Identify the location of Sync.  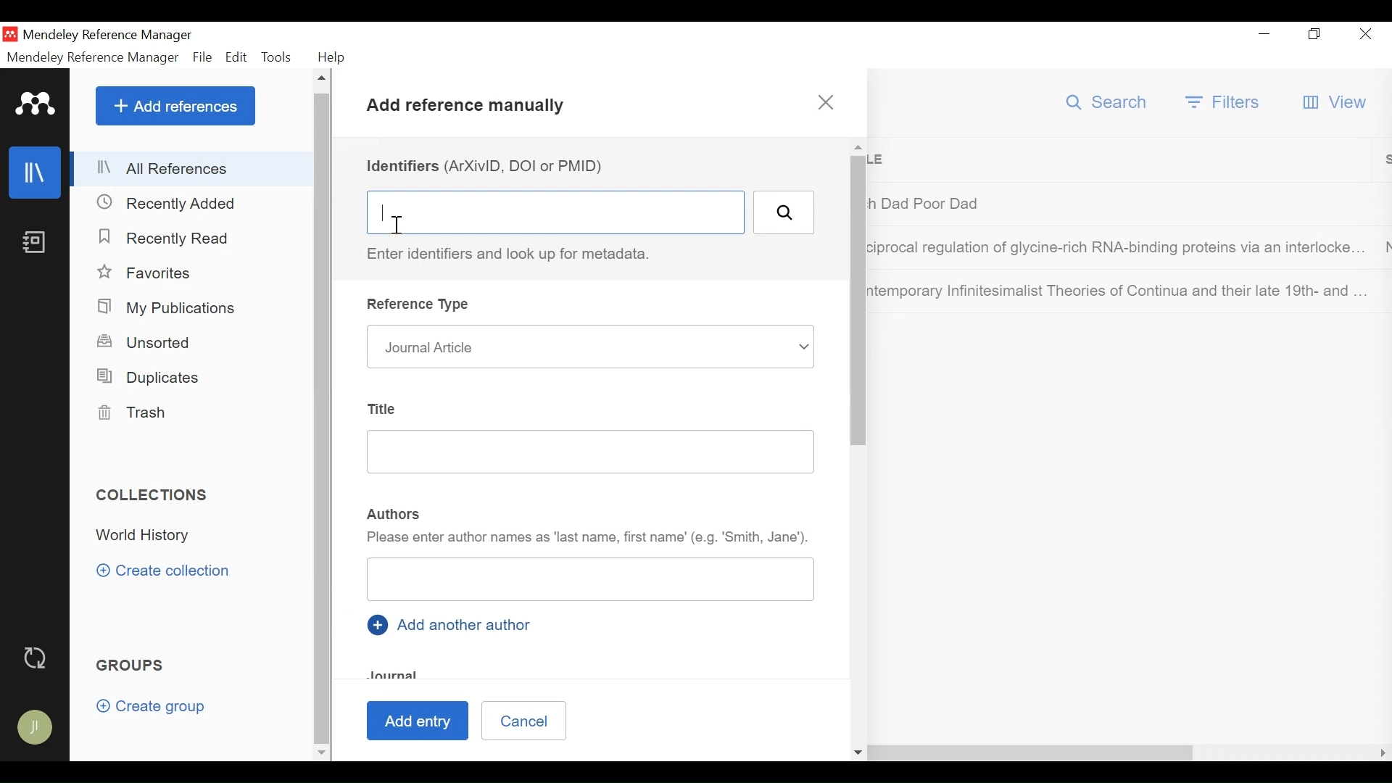
(34, 657).